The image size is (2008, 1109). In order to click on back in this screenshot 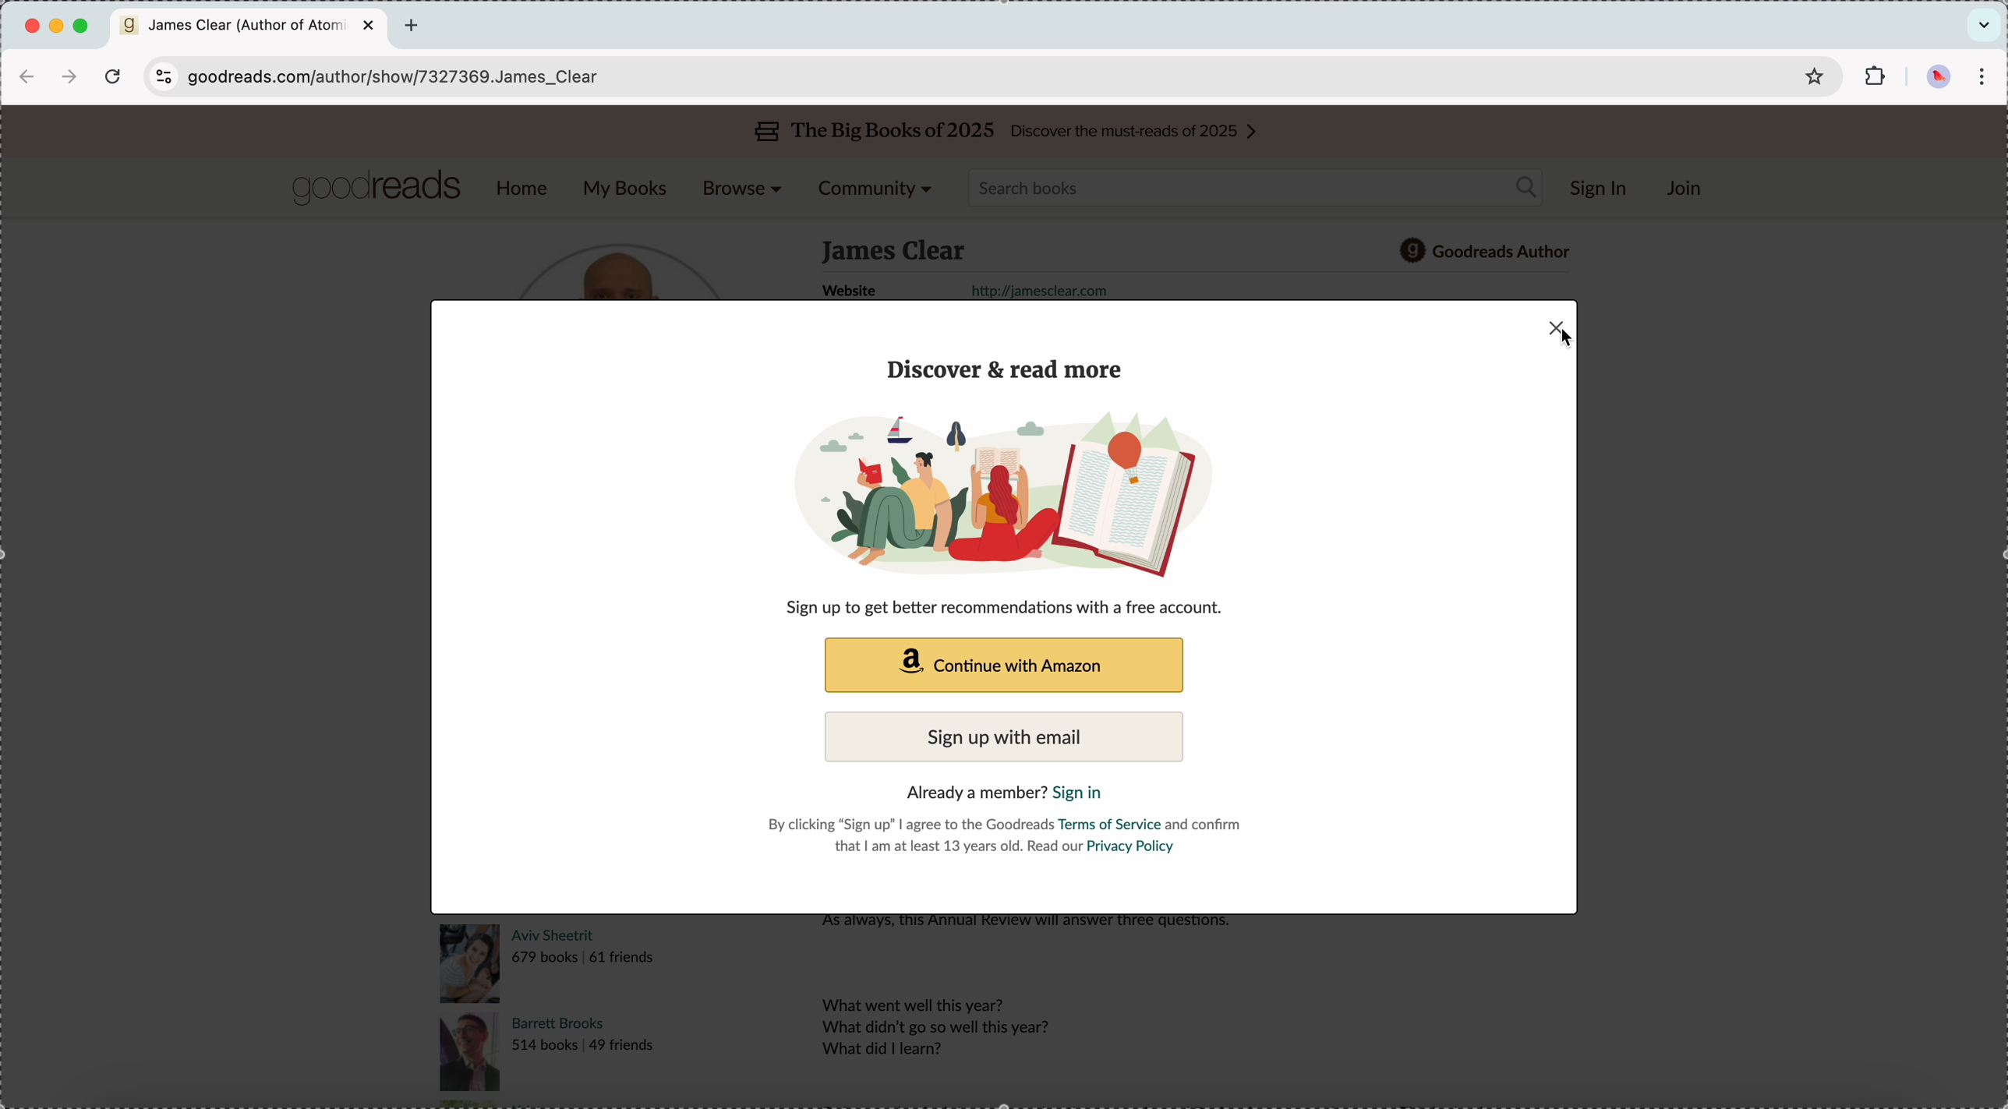, I will do `click(30, 78)`.